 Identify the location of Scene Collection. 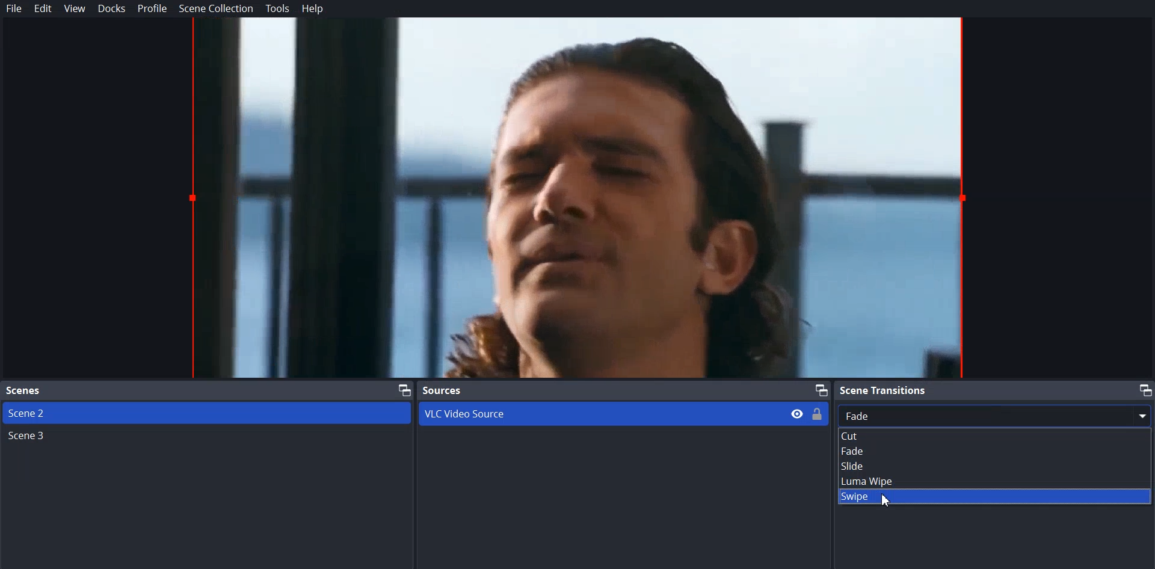
(216, 8).